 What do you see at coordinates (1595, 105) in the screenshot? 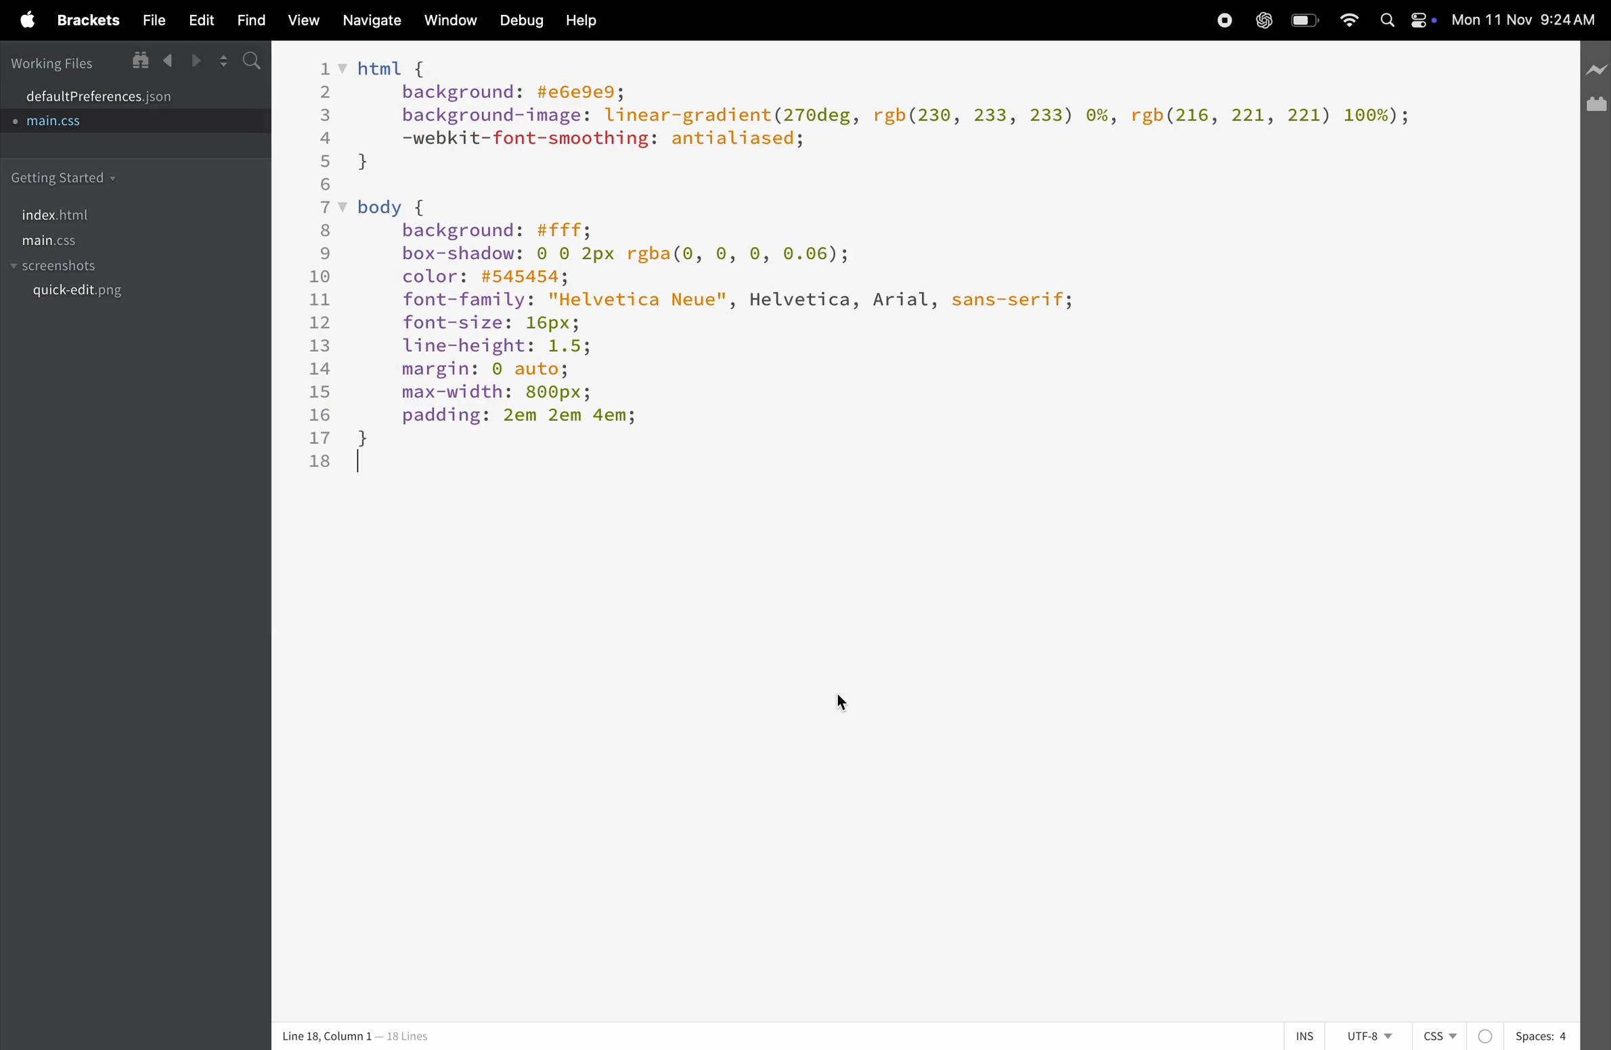
I see `icon` at bounding box center [1595, 105].